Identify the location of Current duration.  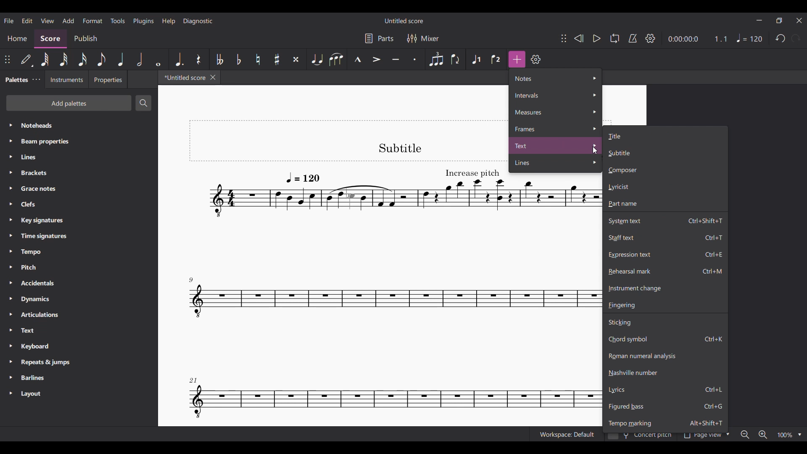
(683, 39).